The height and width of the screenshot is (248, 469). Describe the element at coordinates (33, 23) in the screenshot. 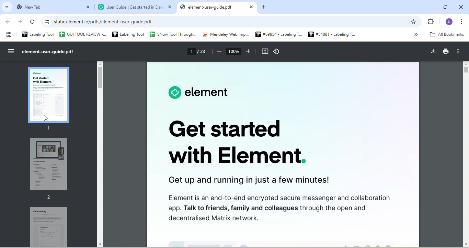

I see `reload the page` at that location.